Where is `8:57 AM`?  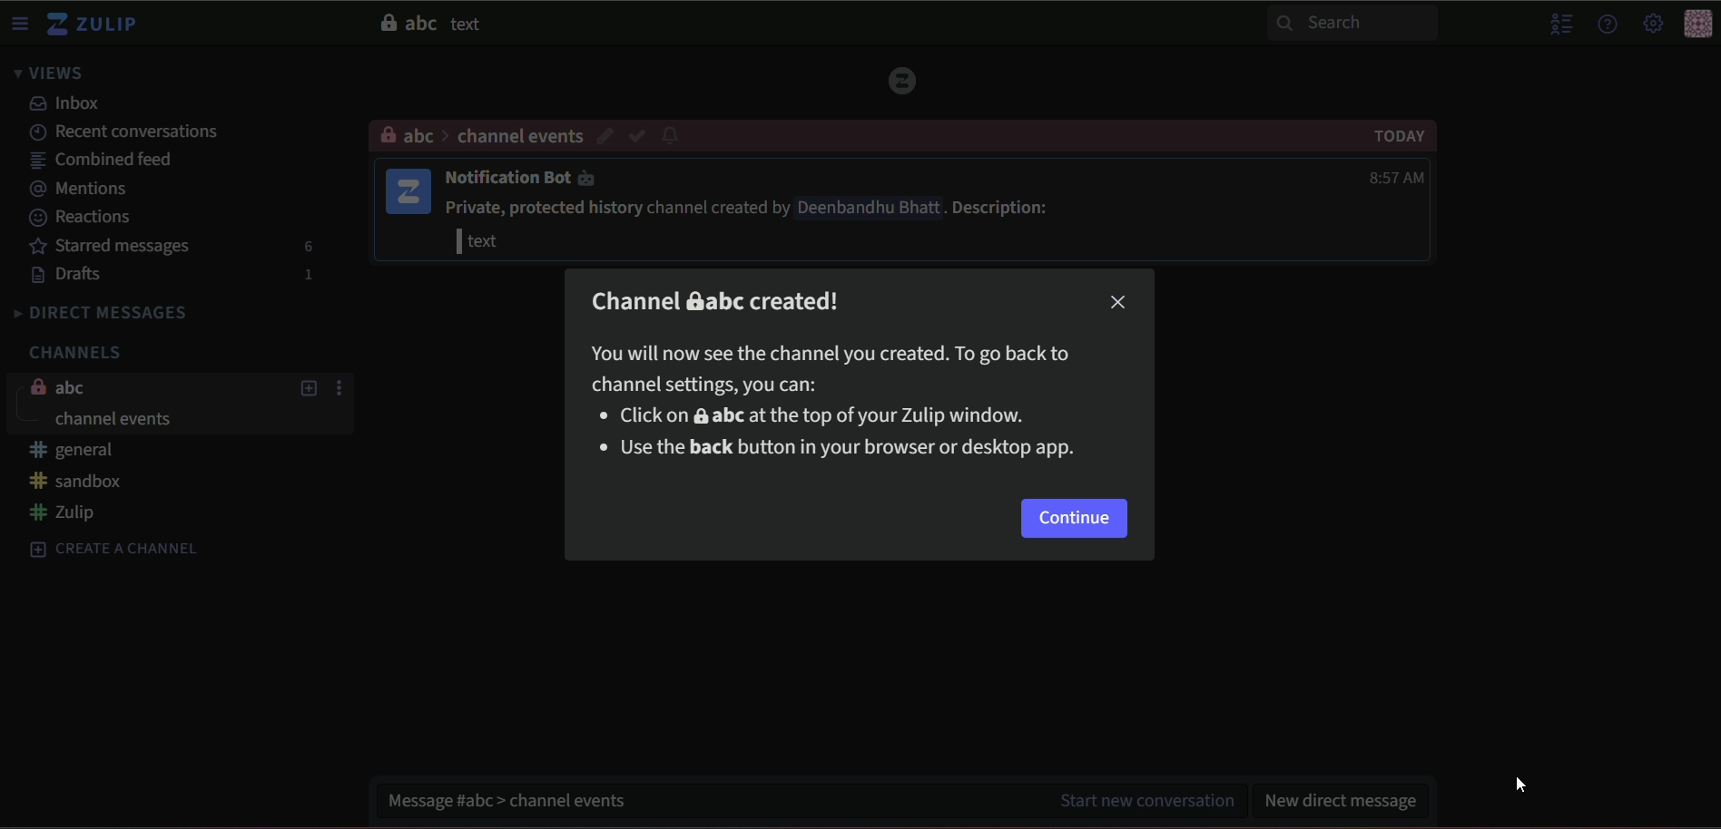
8:57 AM is located at coordinates (1385, 178).